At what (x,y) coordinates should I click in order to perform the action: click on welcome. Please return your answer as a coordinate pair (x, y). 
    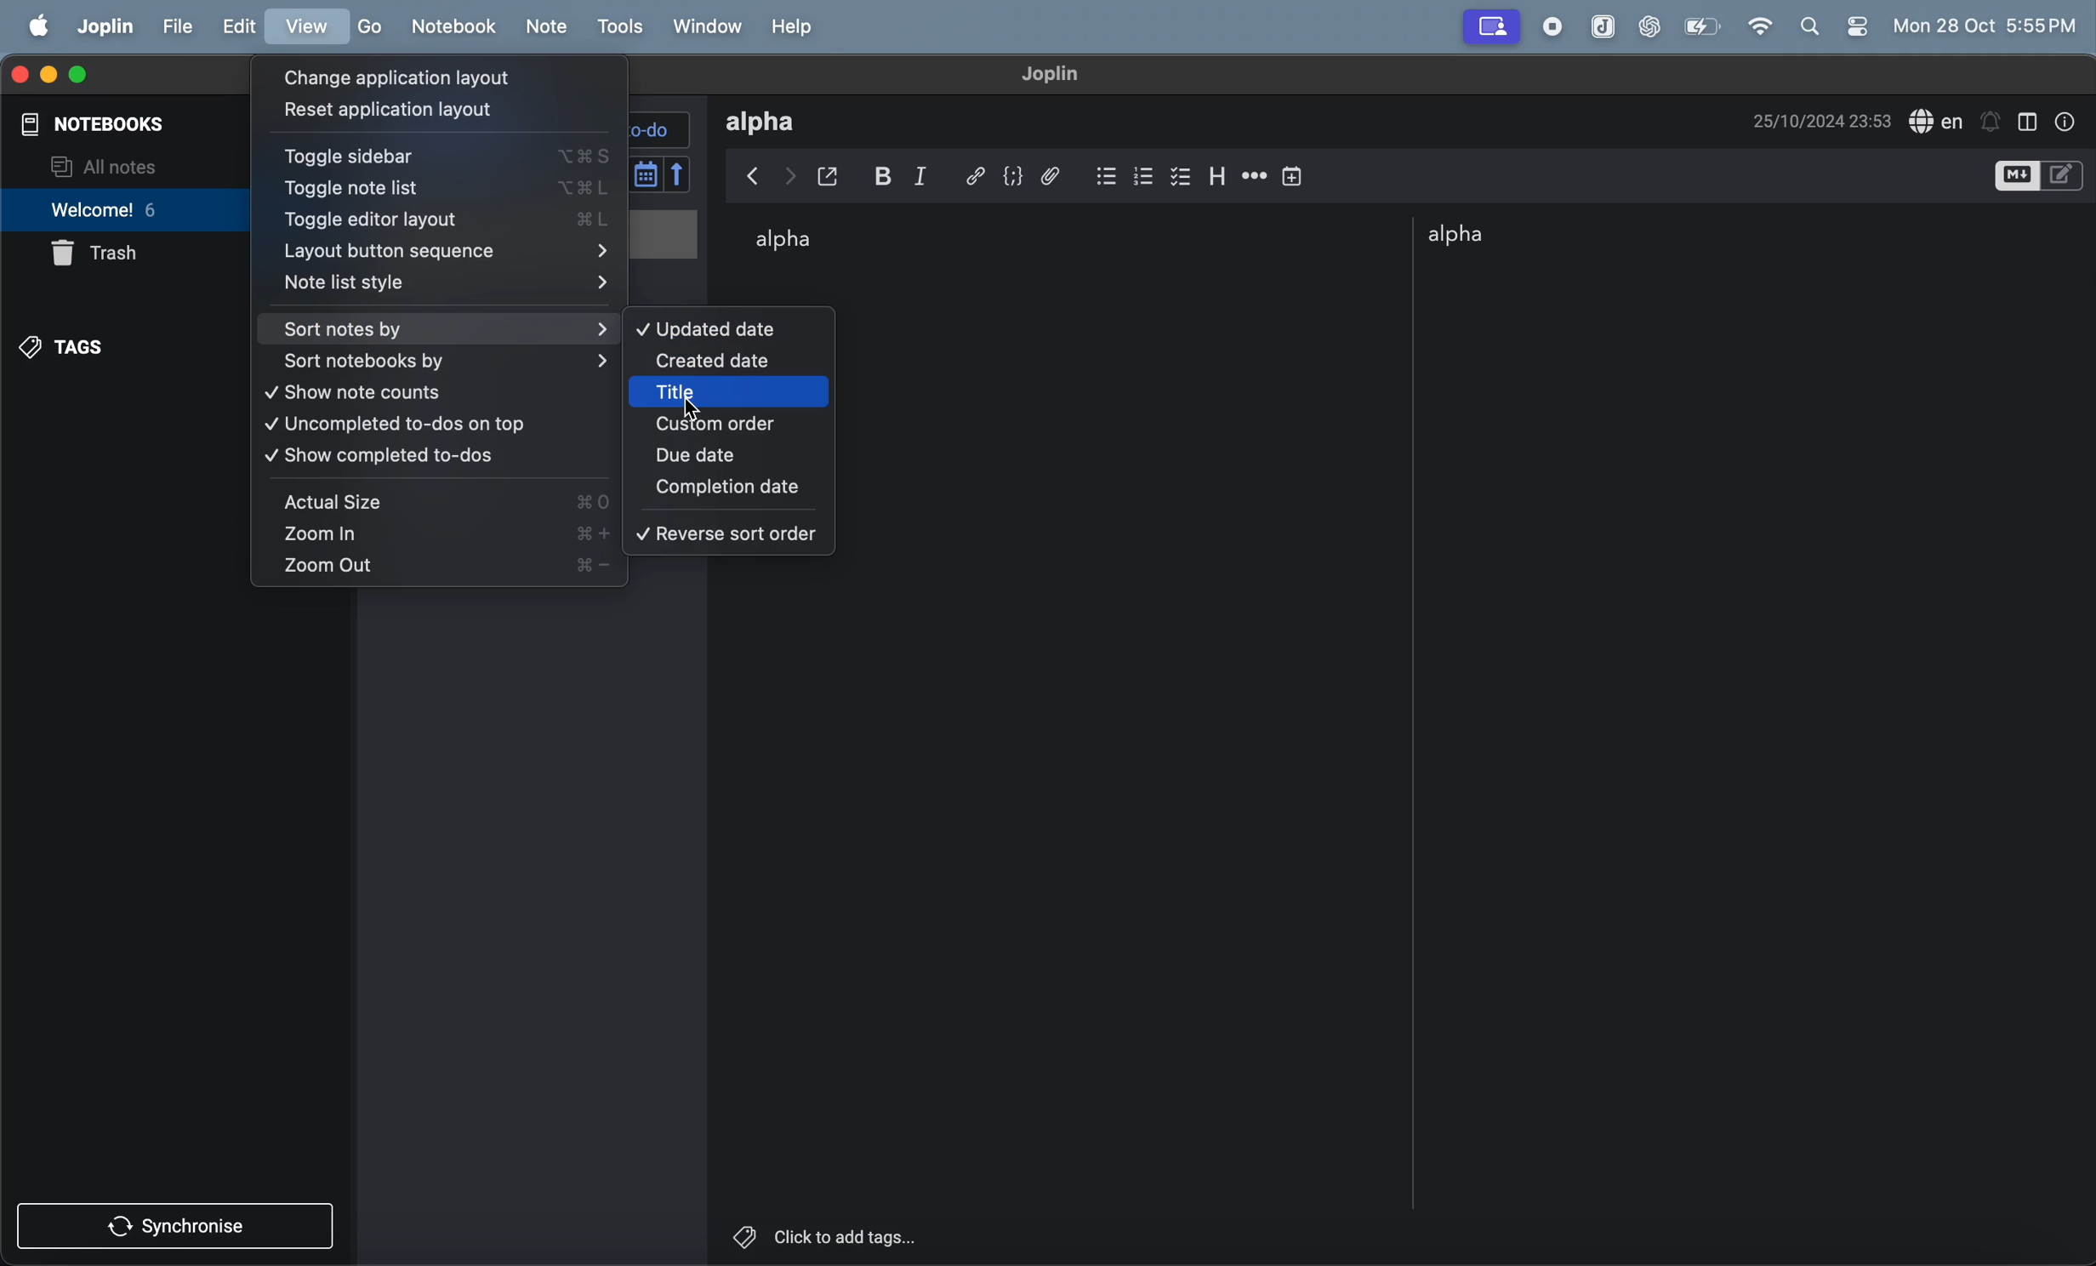
    Looking at the image, I should click on (142, 211).